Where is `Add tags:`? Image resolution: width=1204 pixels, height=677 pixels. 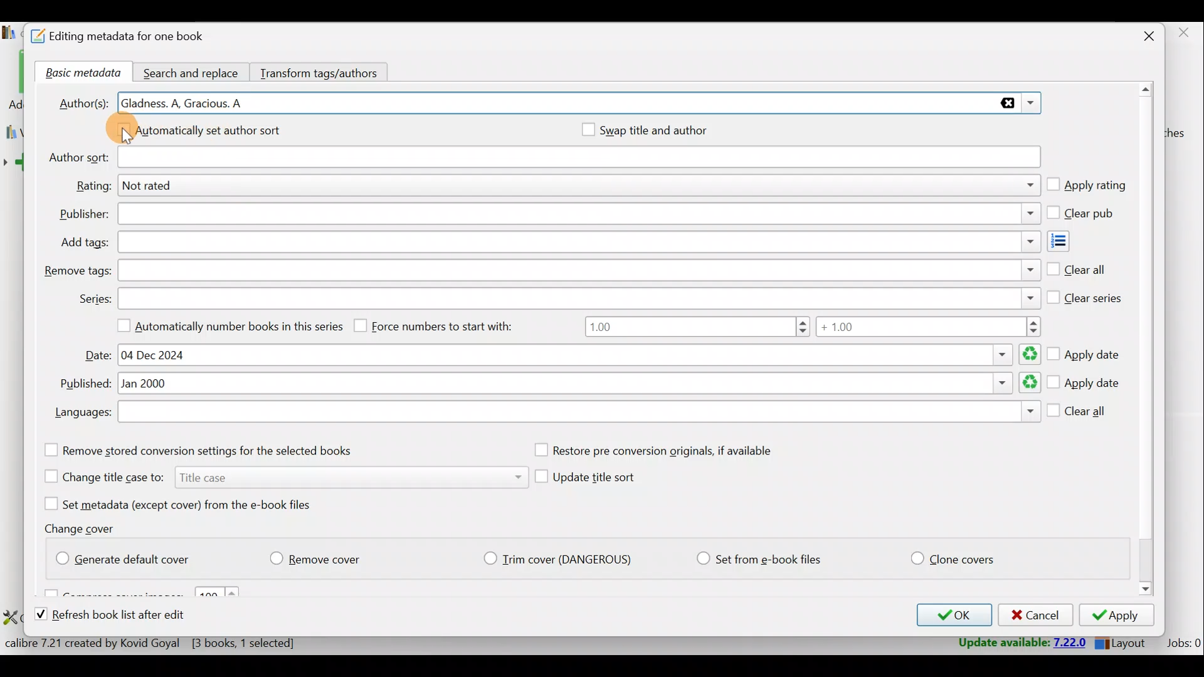 Add tags: is located at coordinates (84, 243).